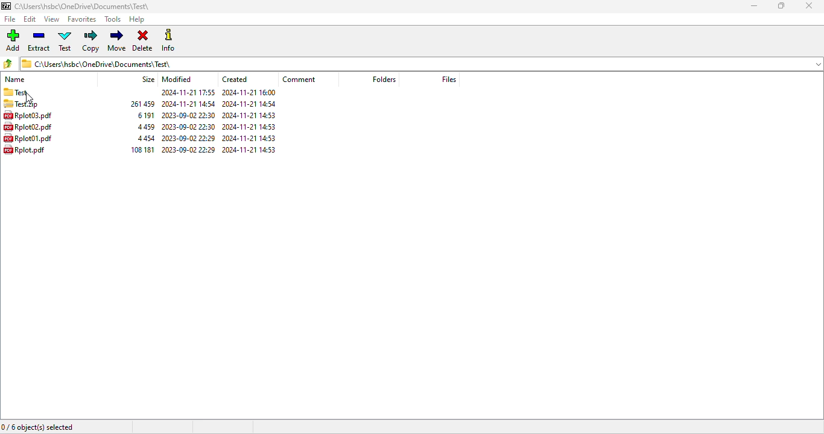  Describe the element at coordinates (252, 103) in the screenshot. I see `2024-11-21 14:54` at that location.